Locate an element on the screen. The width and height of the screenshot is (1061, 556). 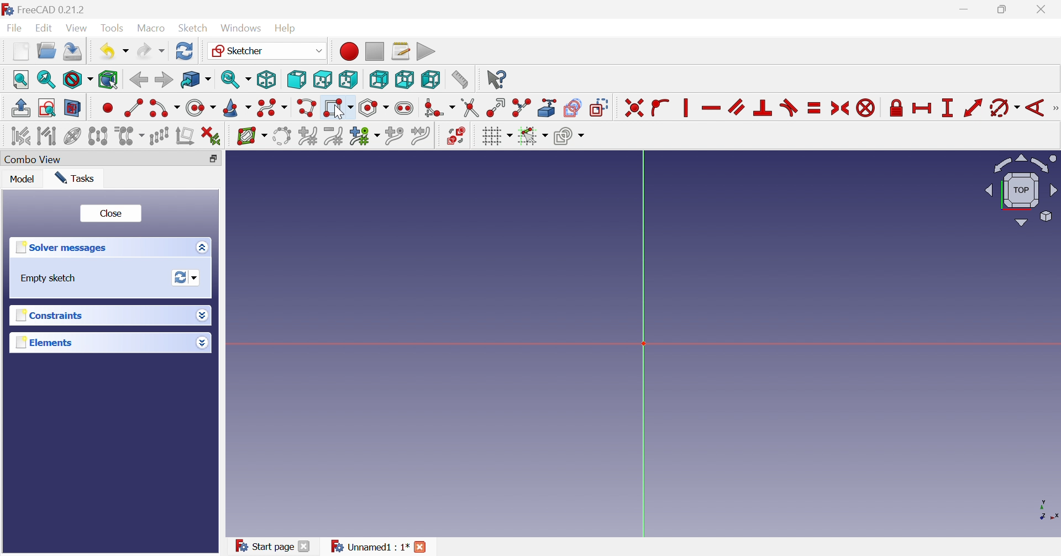
Restore Down is located at coordinates (1005, 11).